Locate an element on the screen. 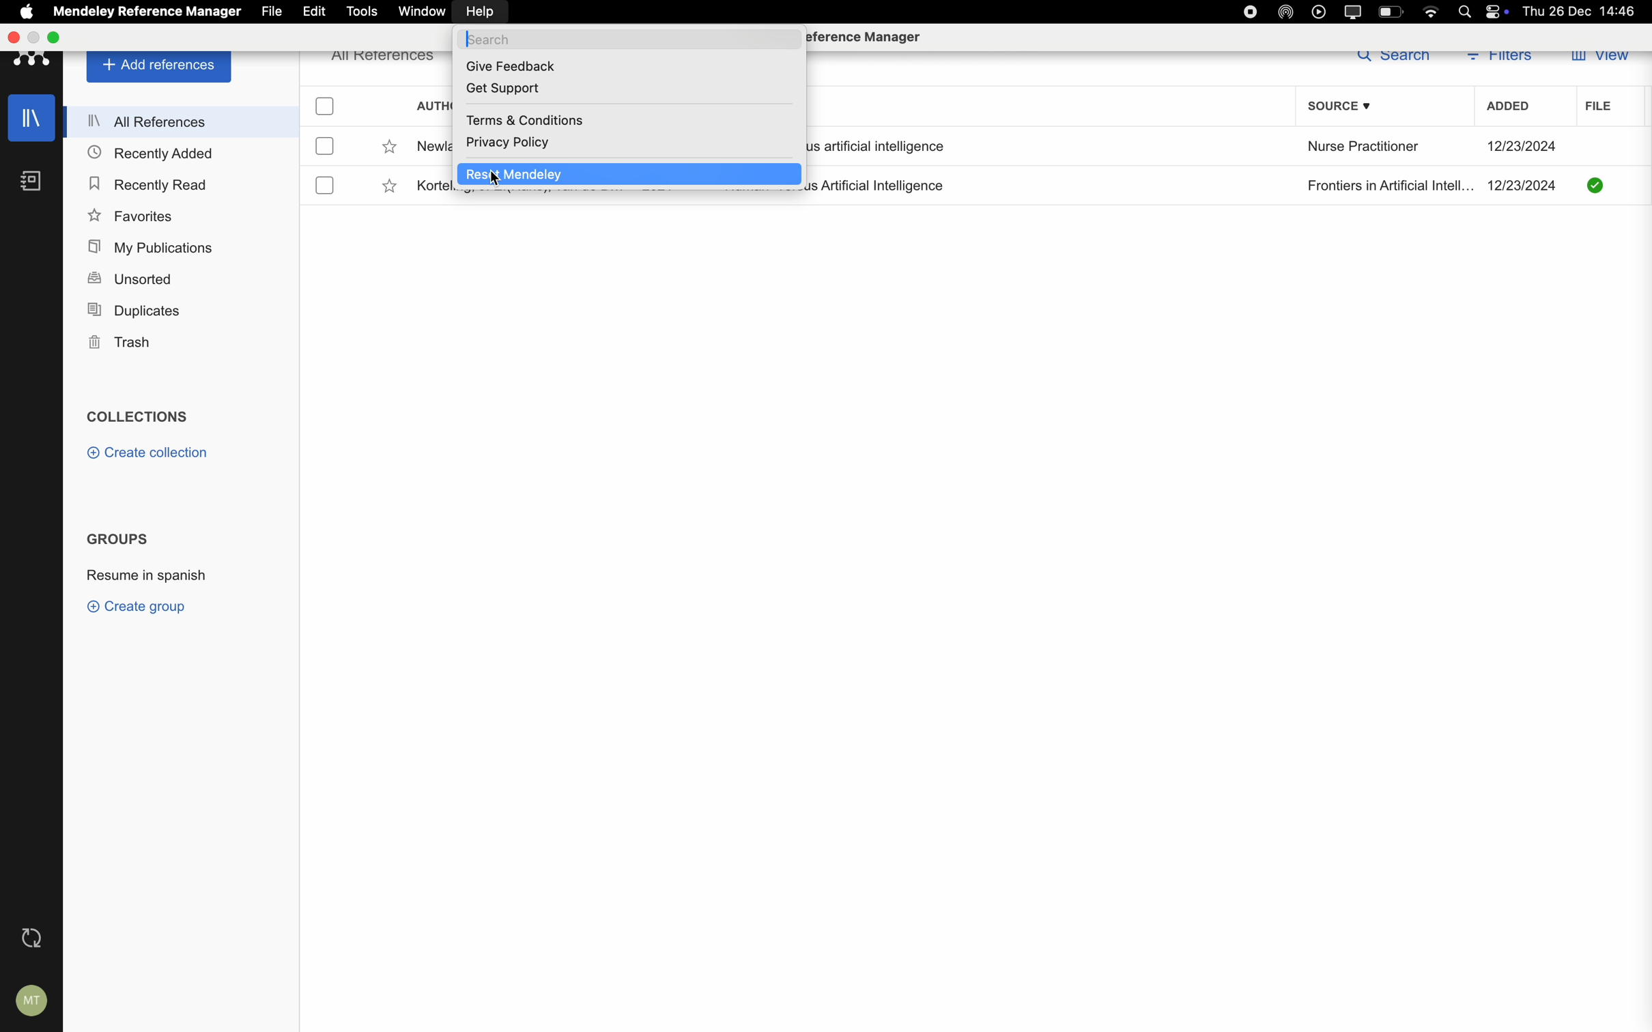  all references is located at coordinates (180, 121).